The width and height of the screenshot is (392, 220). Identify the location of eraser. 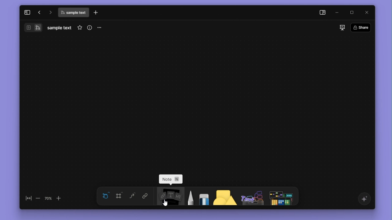
(203, 196).